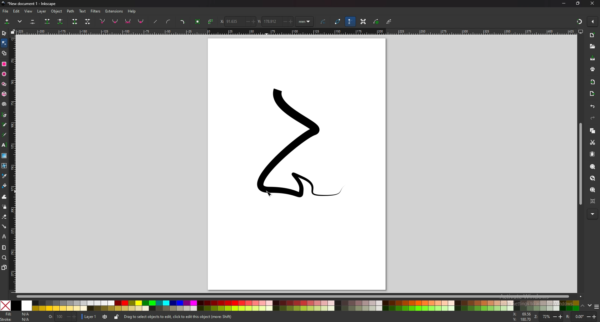 This screenshot has width=600, height=322. What do you see at coordinates (212, 317) in the screenshot?
I see `info` at bounding box center [212, 317].